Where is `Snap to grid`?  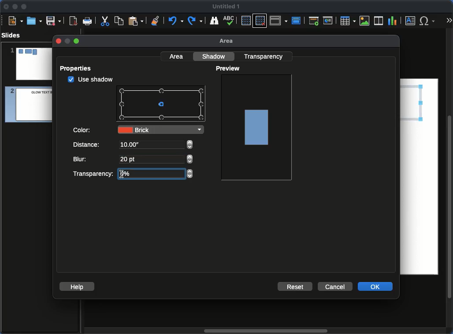
Snap to grid is located at coordinates (261, 20).